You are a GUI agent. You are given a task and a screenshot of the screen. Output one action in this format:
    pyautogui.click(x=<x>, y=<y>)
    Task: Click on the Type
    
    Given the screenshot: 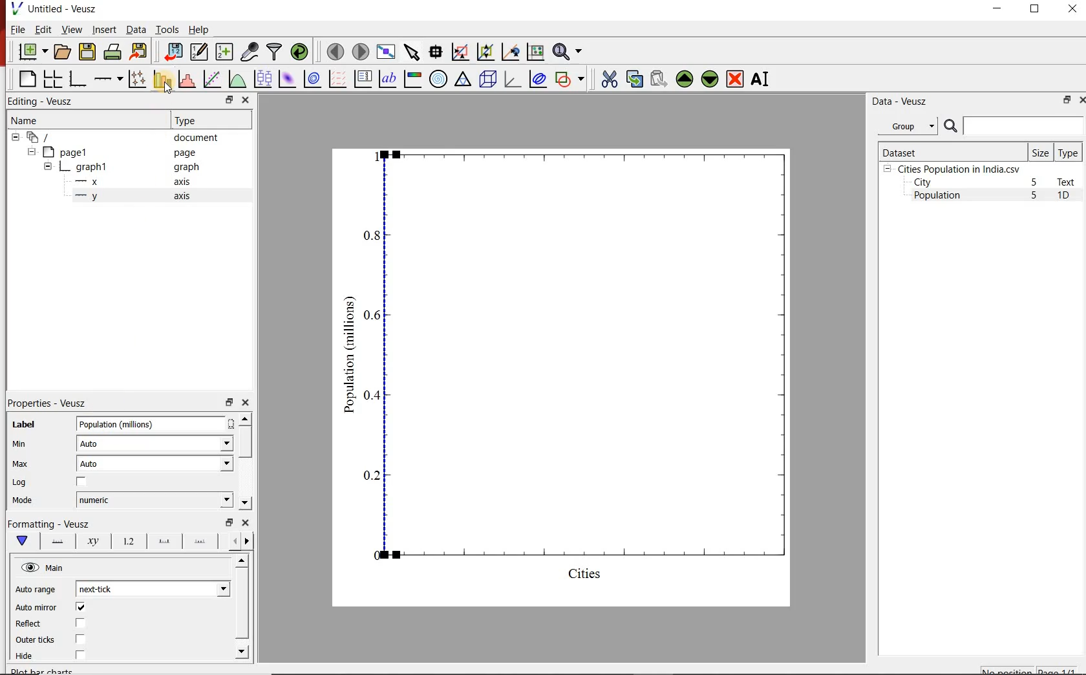 What is the action you would take?
    pyautogui.click(x=1069, y=152)
    